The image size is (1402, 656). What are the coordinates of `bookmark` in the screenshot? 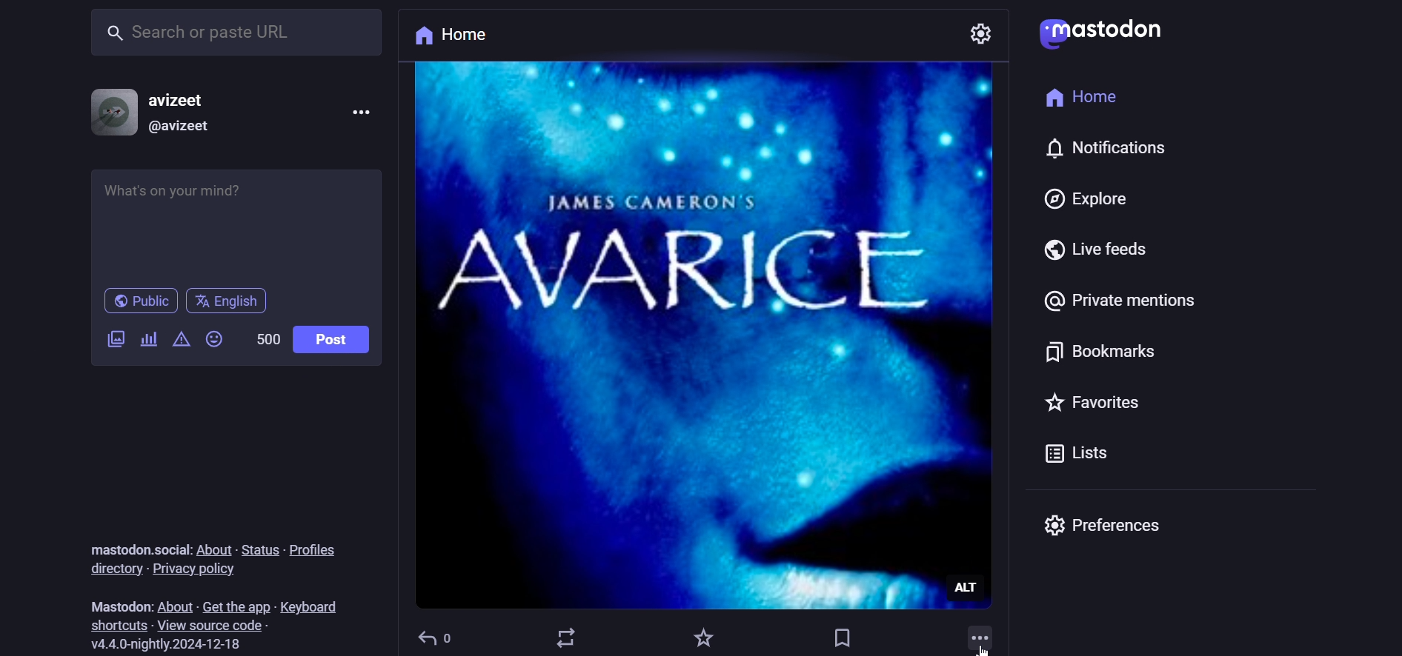 It's located at (1099, 349).